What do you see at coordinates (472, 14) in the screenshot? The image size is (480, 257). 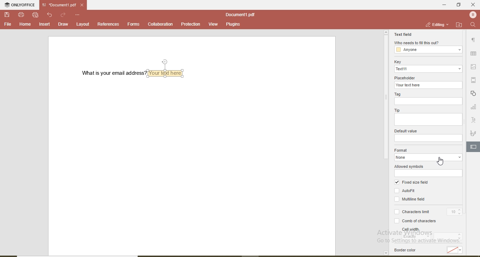 I see `user` at bounding box center [472, 14].